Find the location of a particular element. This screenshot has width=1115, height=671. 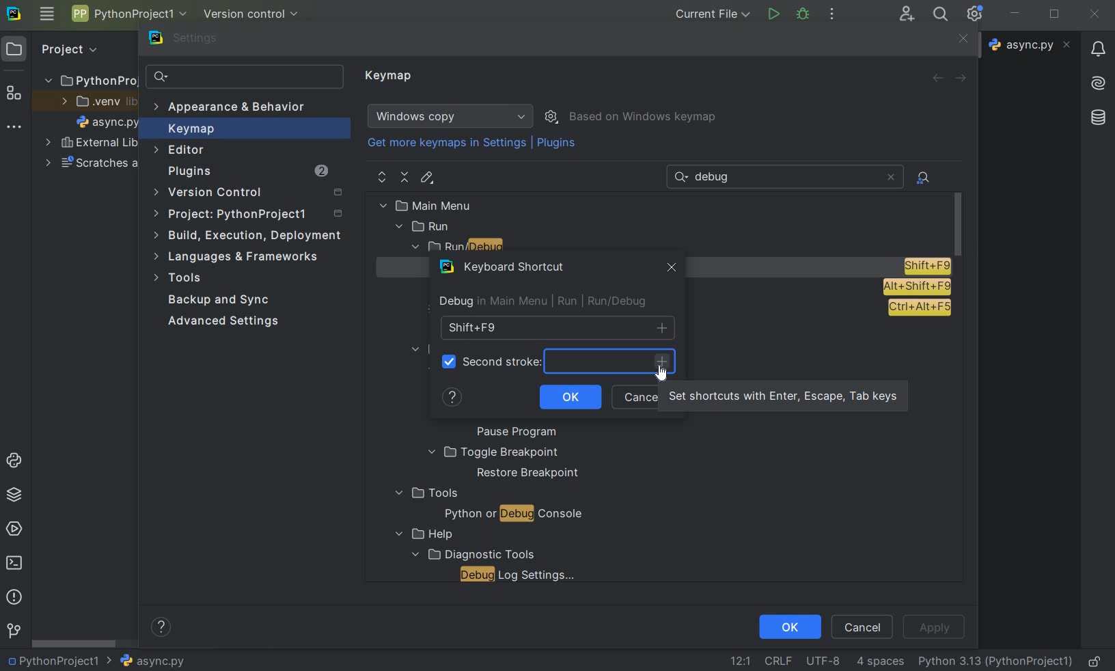

file name is located at coordinates (108, 124).